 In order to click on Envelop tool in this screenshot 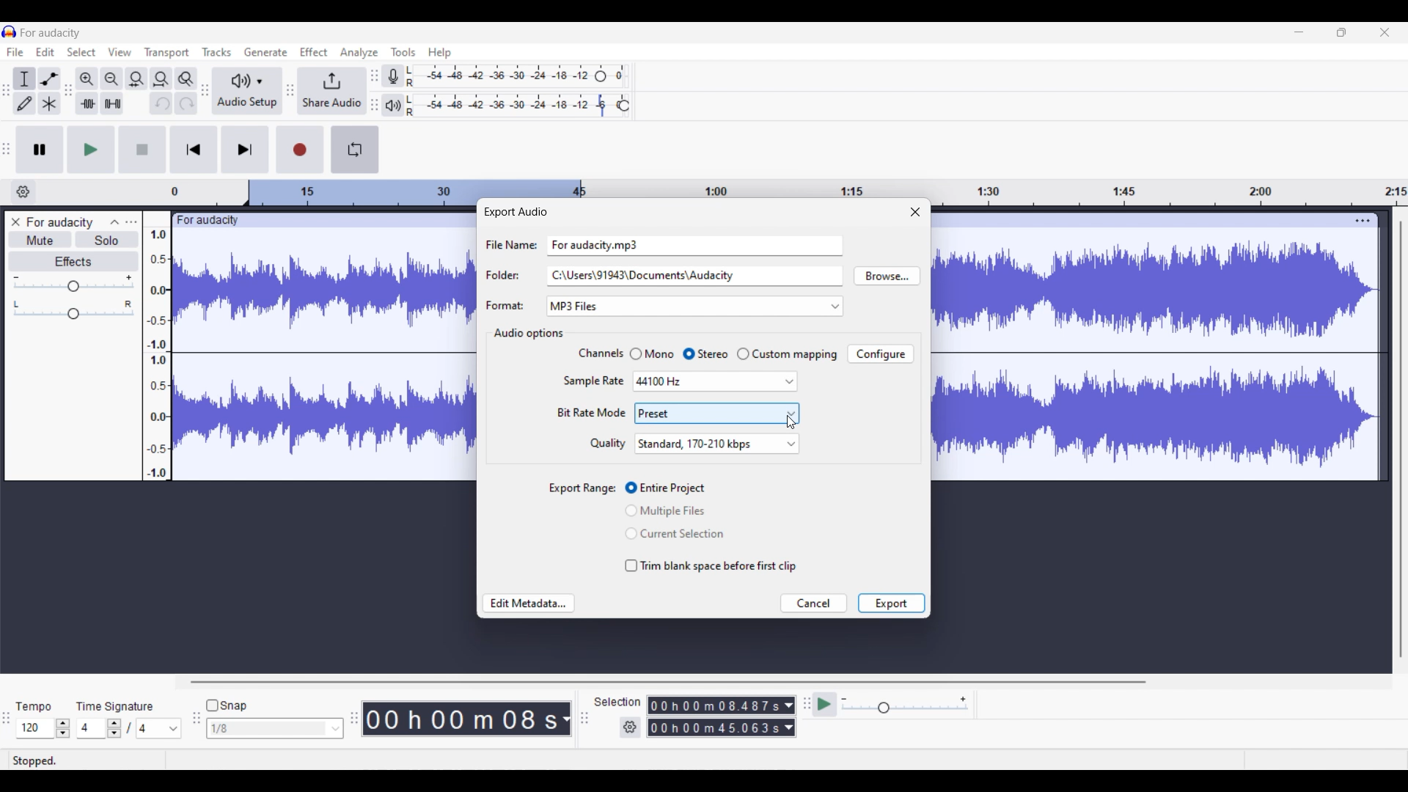, I will do `click(49, 79)`.